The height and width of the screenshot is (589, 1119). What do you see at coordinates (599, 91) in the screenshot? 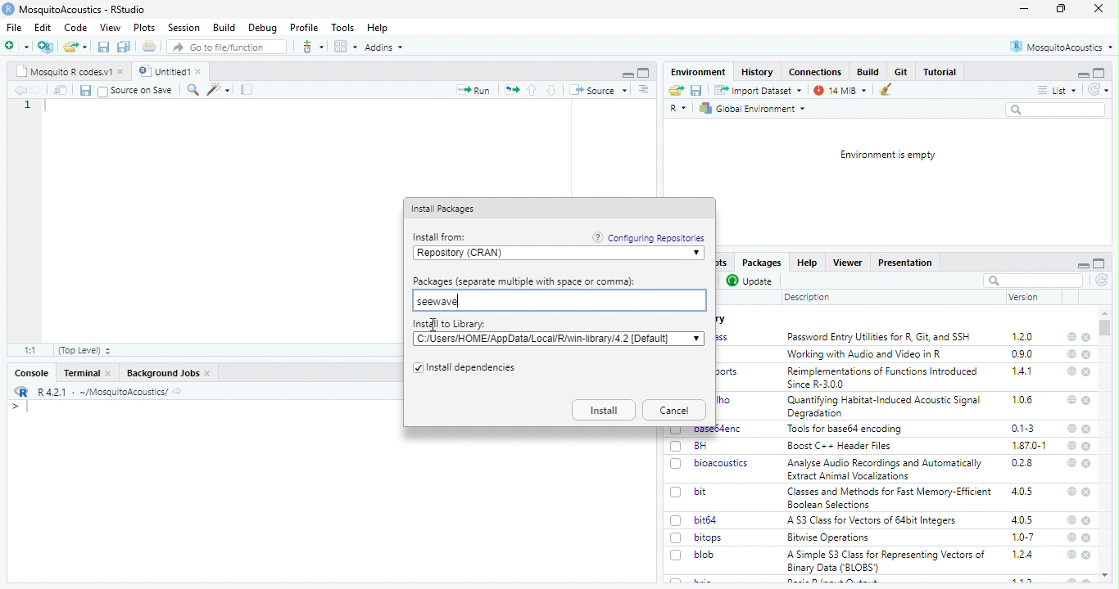
I see `Source` at bounding box center [599, 91].